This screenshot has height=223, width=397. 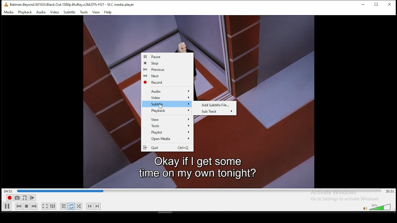 What do you see at coordinates (217, 111) in the screenshot?
I see `Sub Track ` at bounding box center [217, 111].